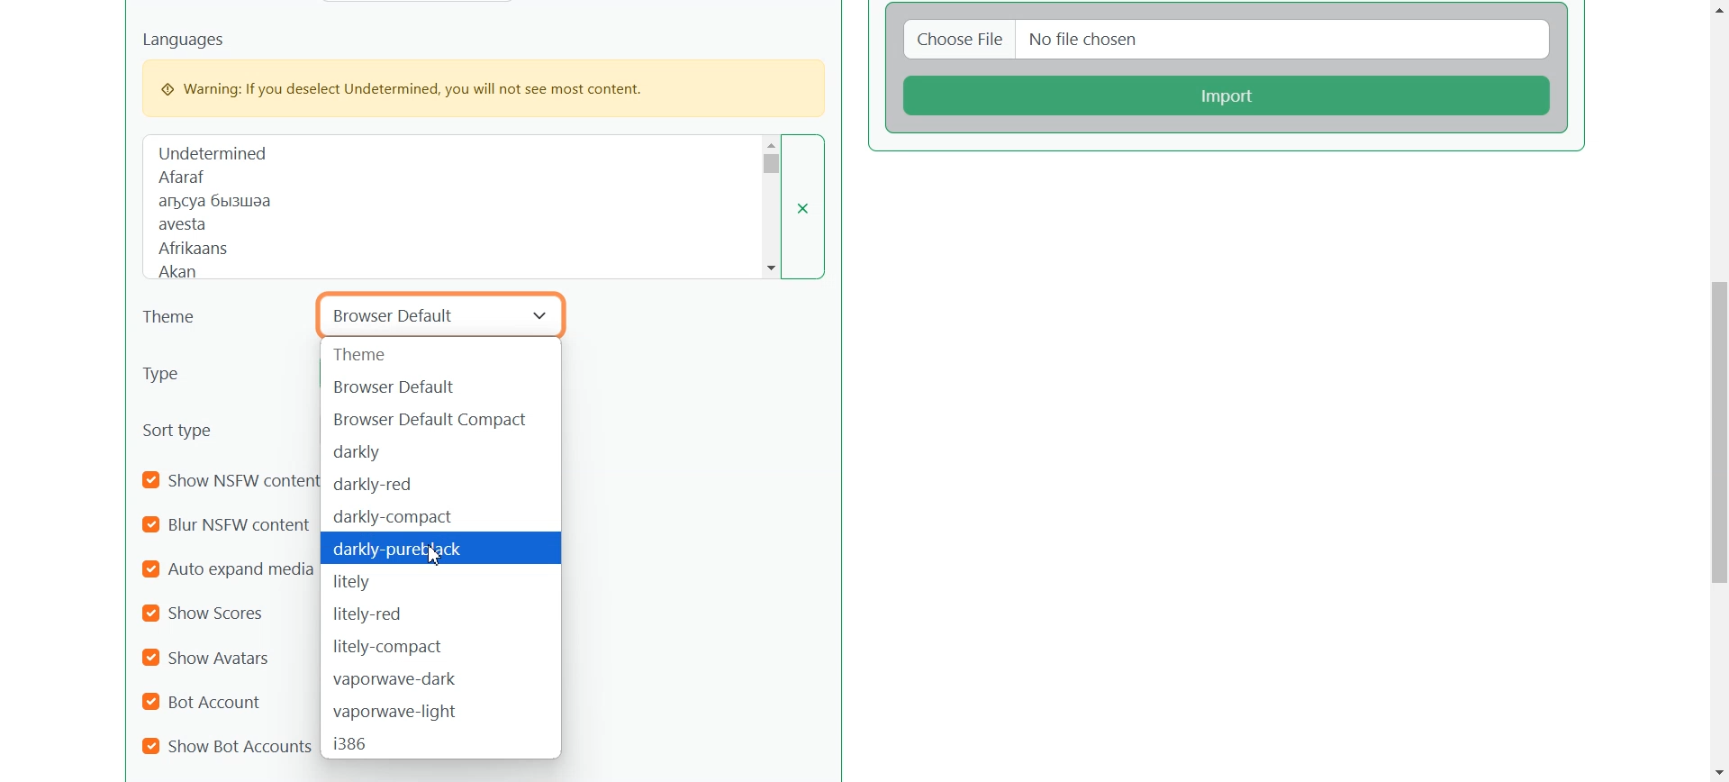 This screenshot has height=782, width=1729. What do you see at coordinates (439, 614) in the screenshot?
I see `litely-red` at bounding box center [439, 614].